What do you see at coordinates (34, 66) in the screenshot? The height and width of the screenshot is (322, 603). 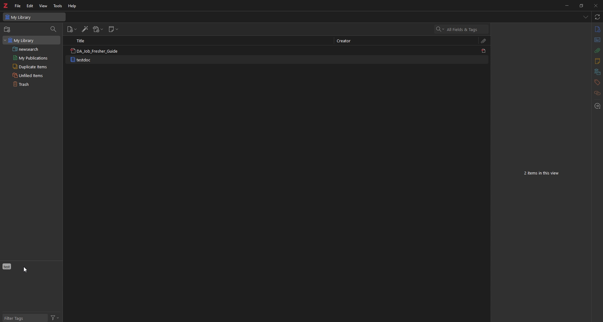 I see `duplicate items` at bounding box center [34, 66].